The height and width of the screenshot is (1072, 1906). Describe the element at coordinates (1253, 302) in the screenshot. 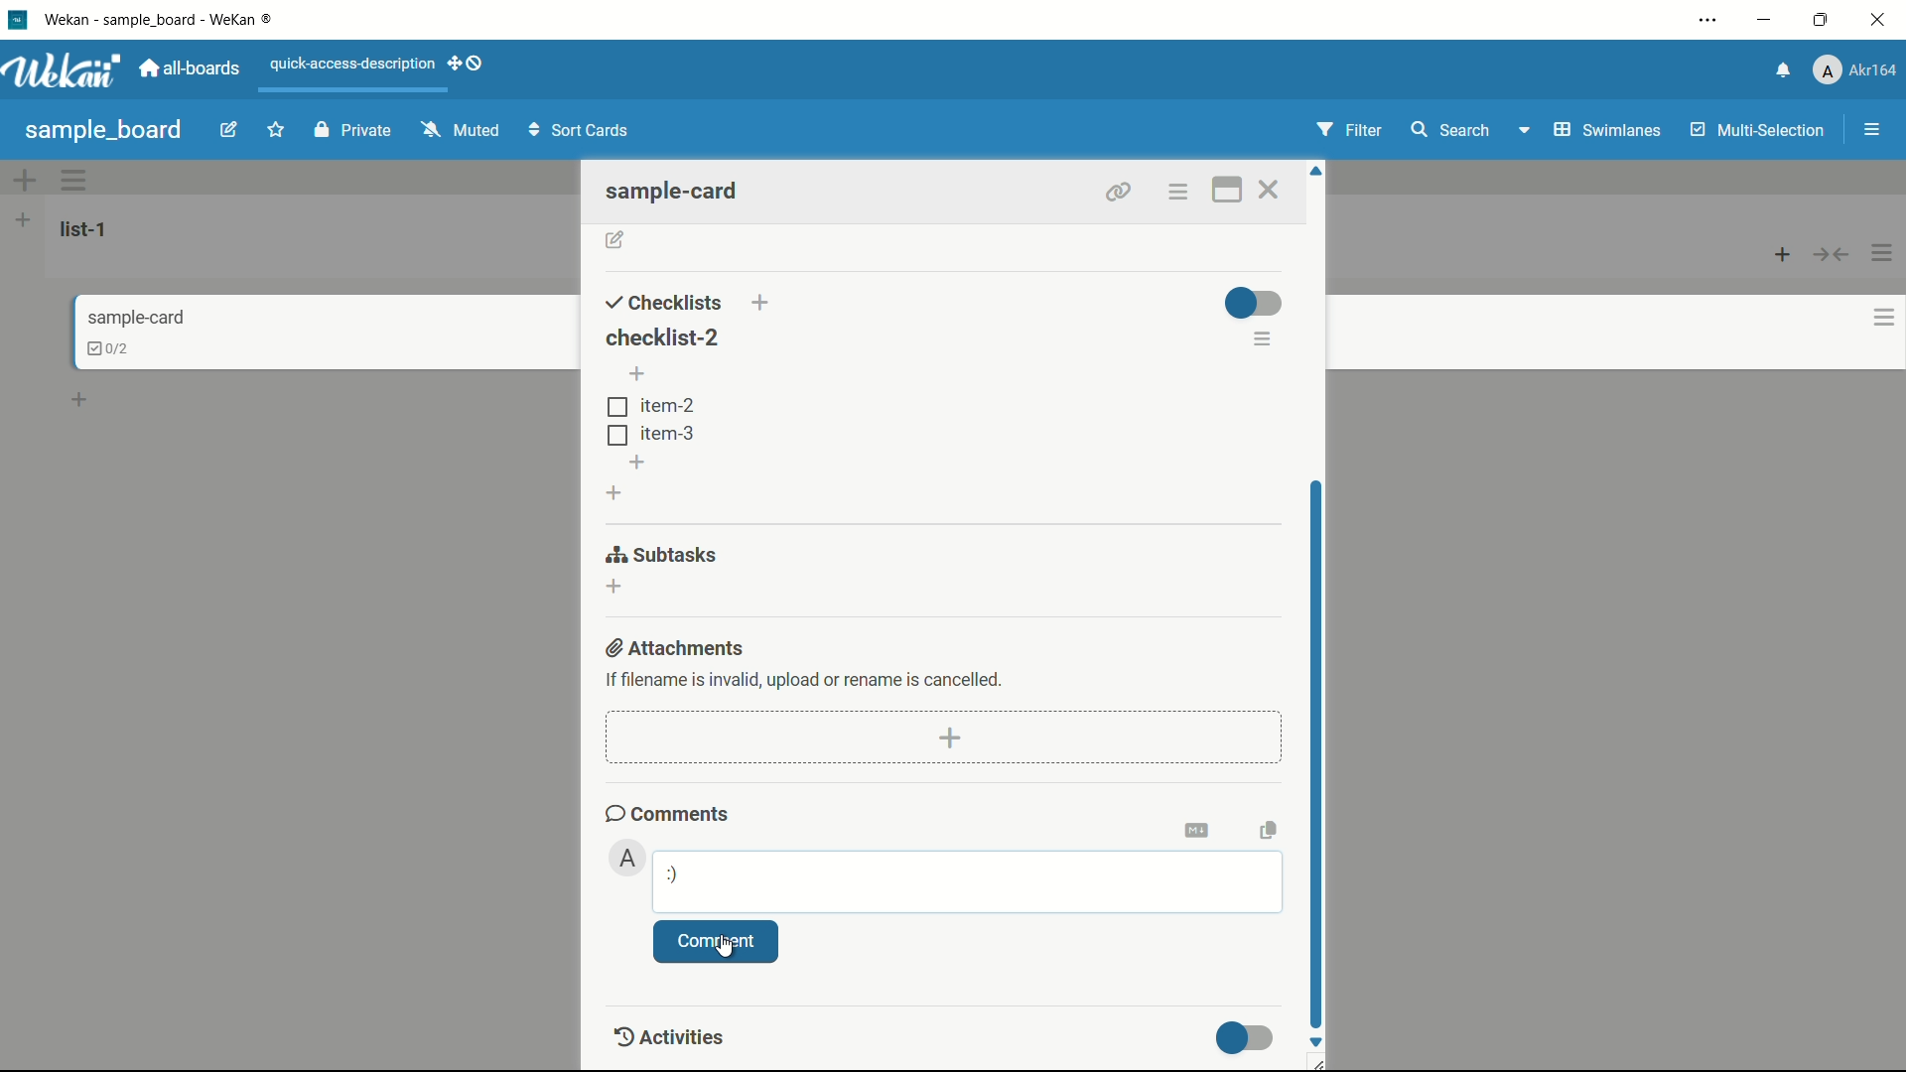

I see `toggle button` at that location.